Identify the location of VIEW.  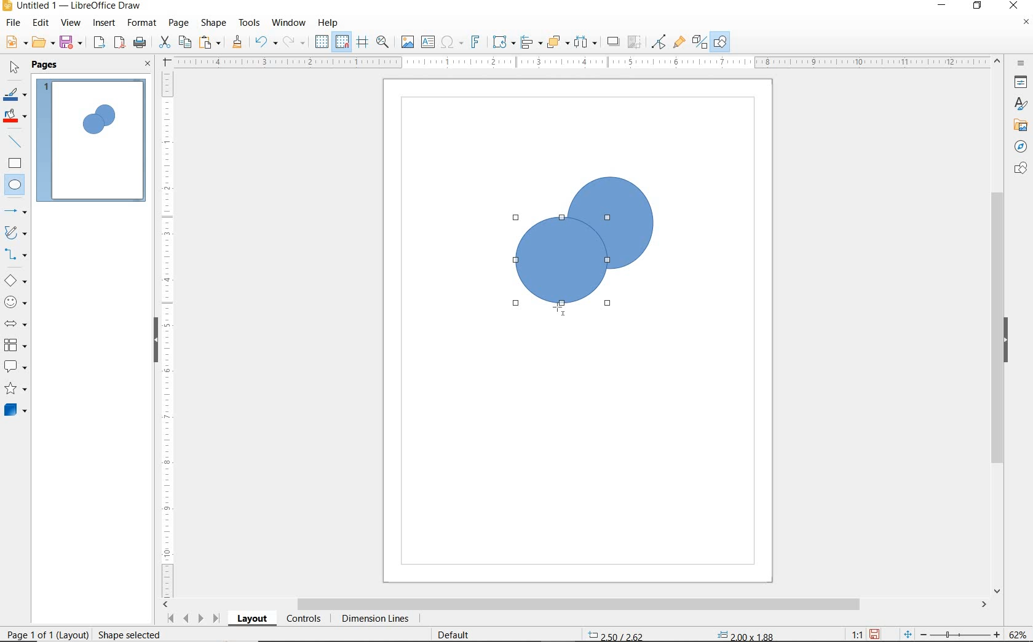
(71, 23).